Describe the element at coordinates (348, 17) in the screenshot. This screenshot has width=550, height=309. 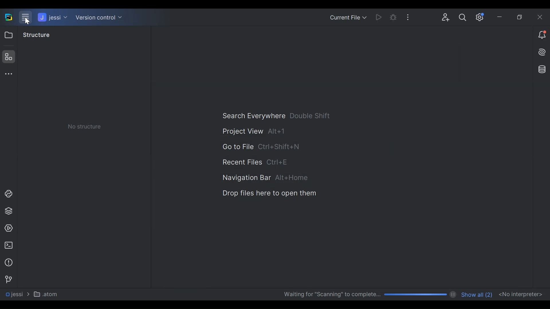
I see `Current File` at that location.